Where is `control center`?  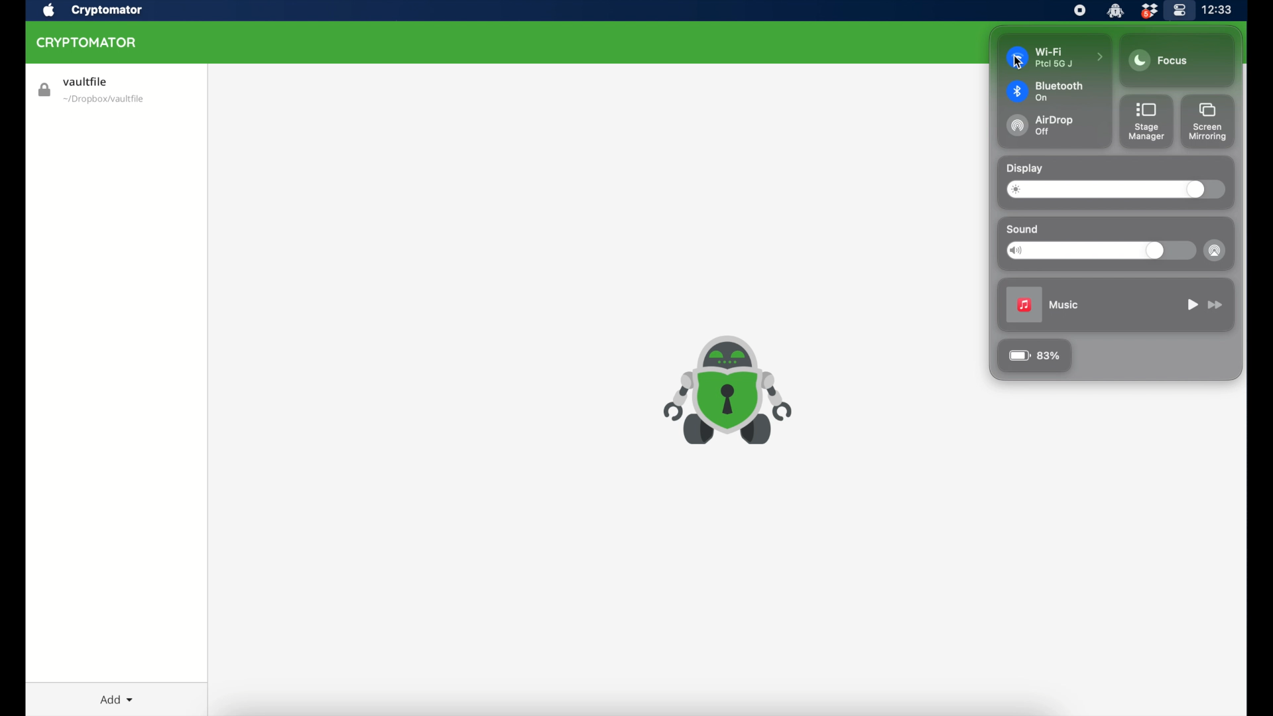 control center is located at coordinates (1178, 10).